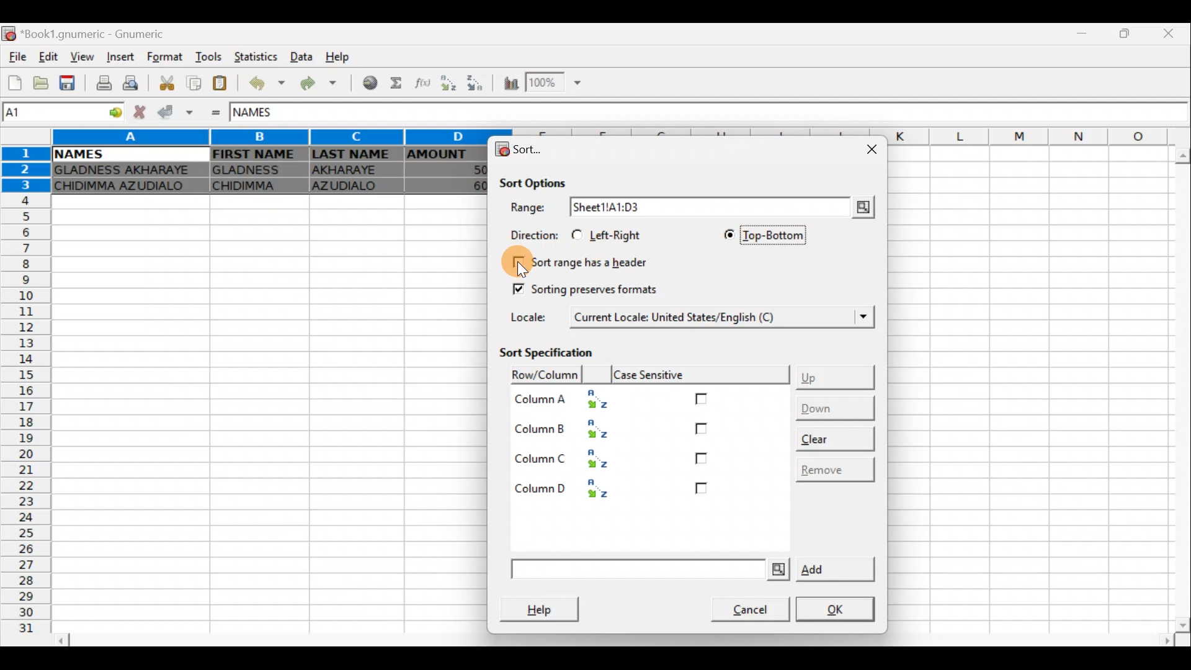 This screenshot has width=1191, height=670. Describe the element at coordinates (612, 235) in the screenshot. I see `Left-right` at that location.